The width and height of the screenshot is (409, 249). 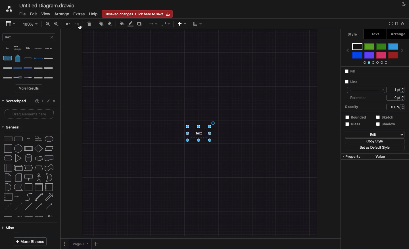 I want to click on Style, so click(x=353, y=34).